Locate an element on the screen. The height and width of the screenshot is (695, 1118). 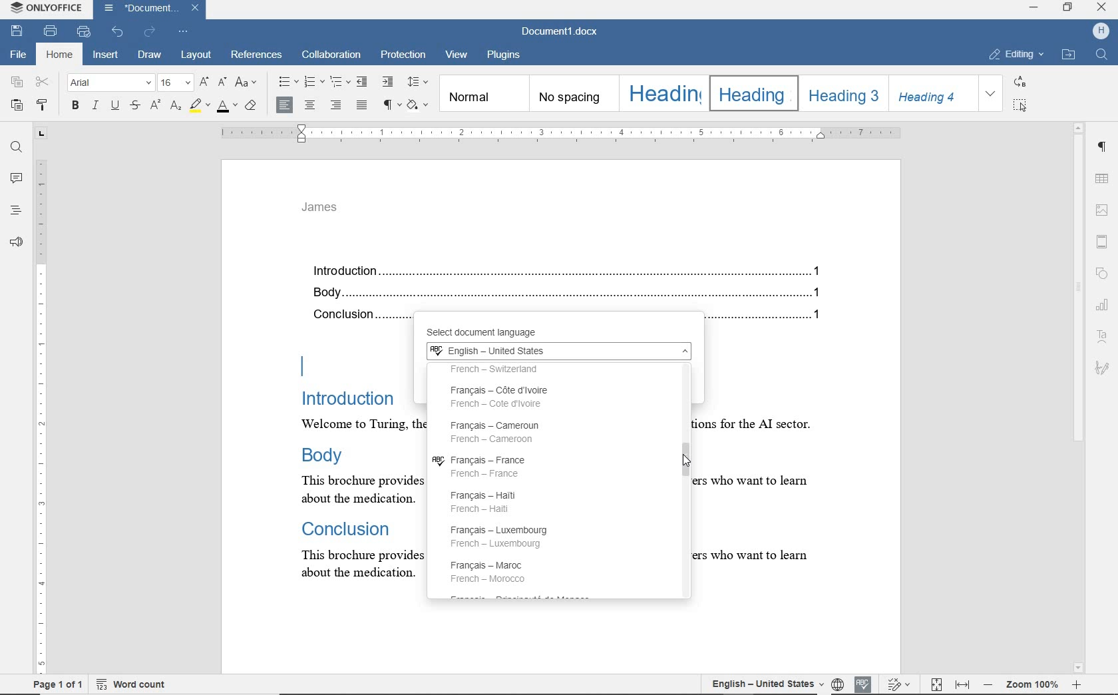
align center is located at coordinates (309, 106).